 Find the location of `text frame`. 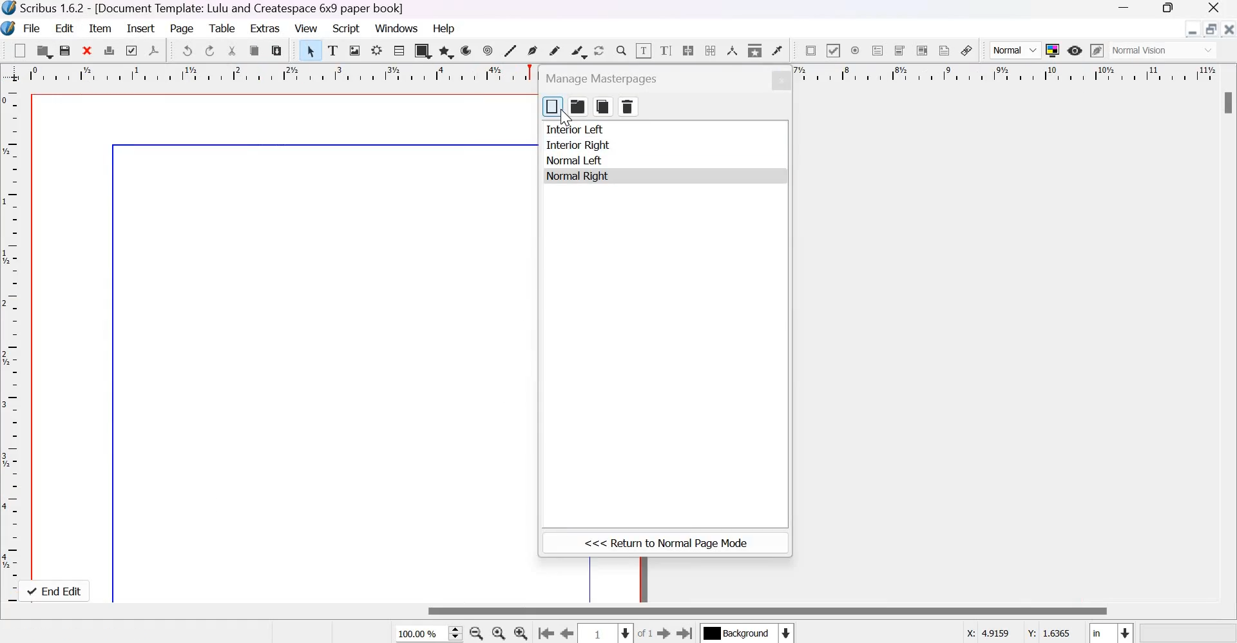

text frame is located at coordinates (333, 51).